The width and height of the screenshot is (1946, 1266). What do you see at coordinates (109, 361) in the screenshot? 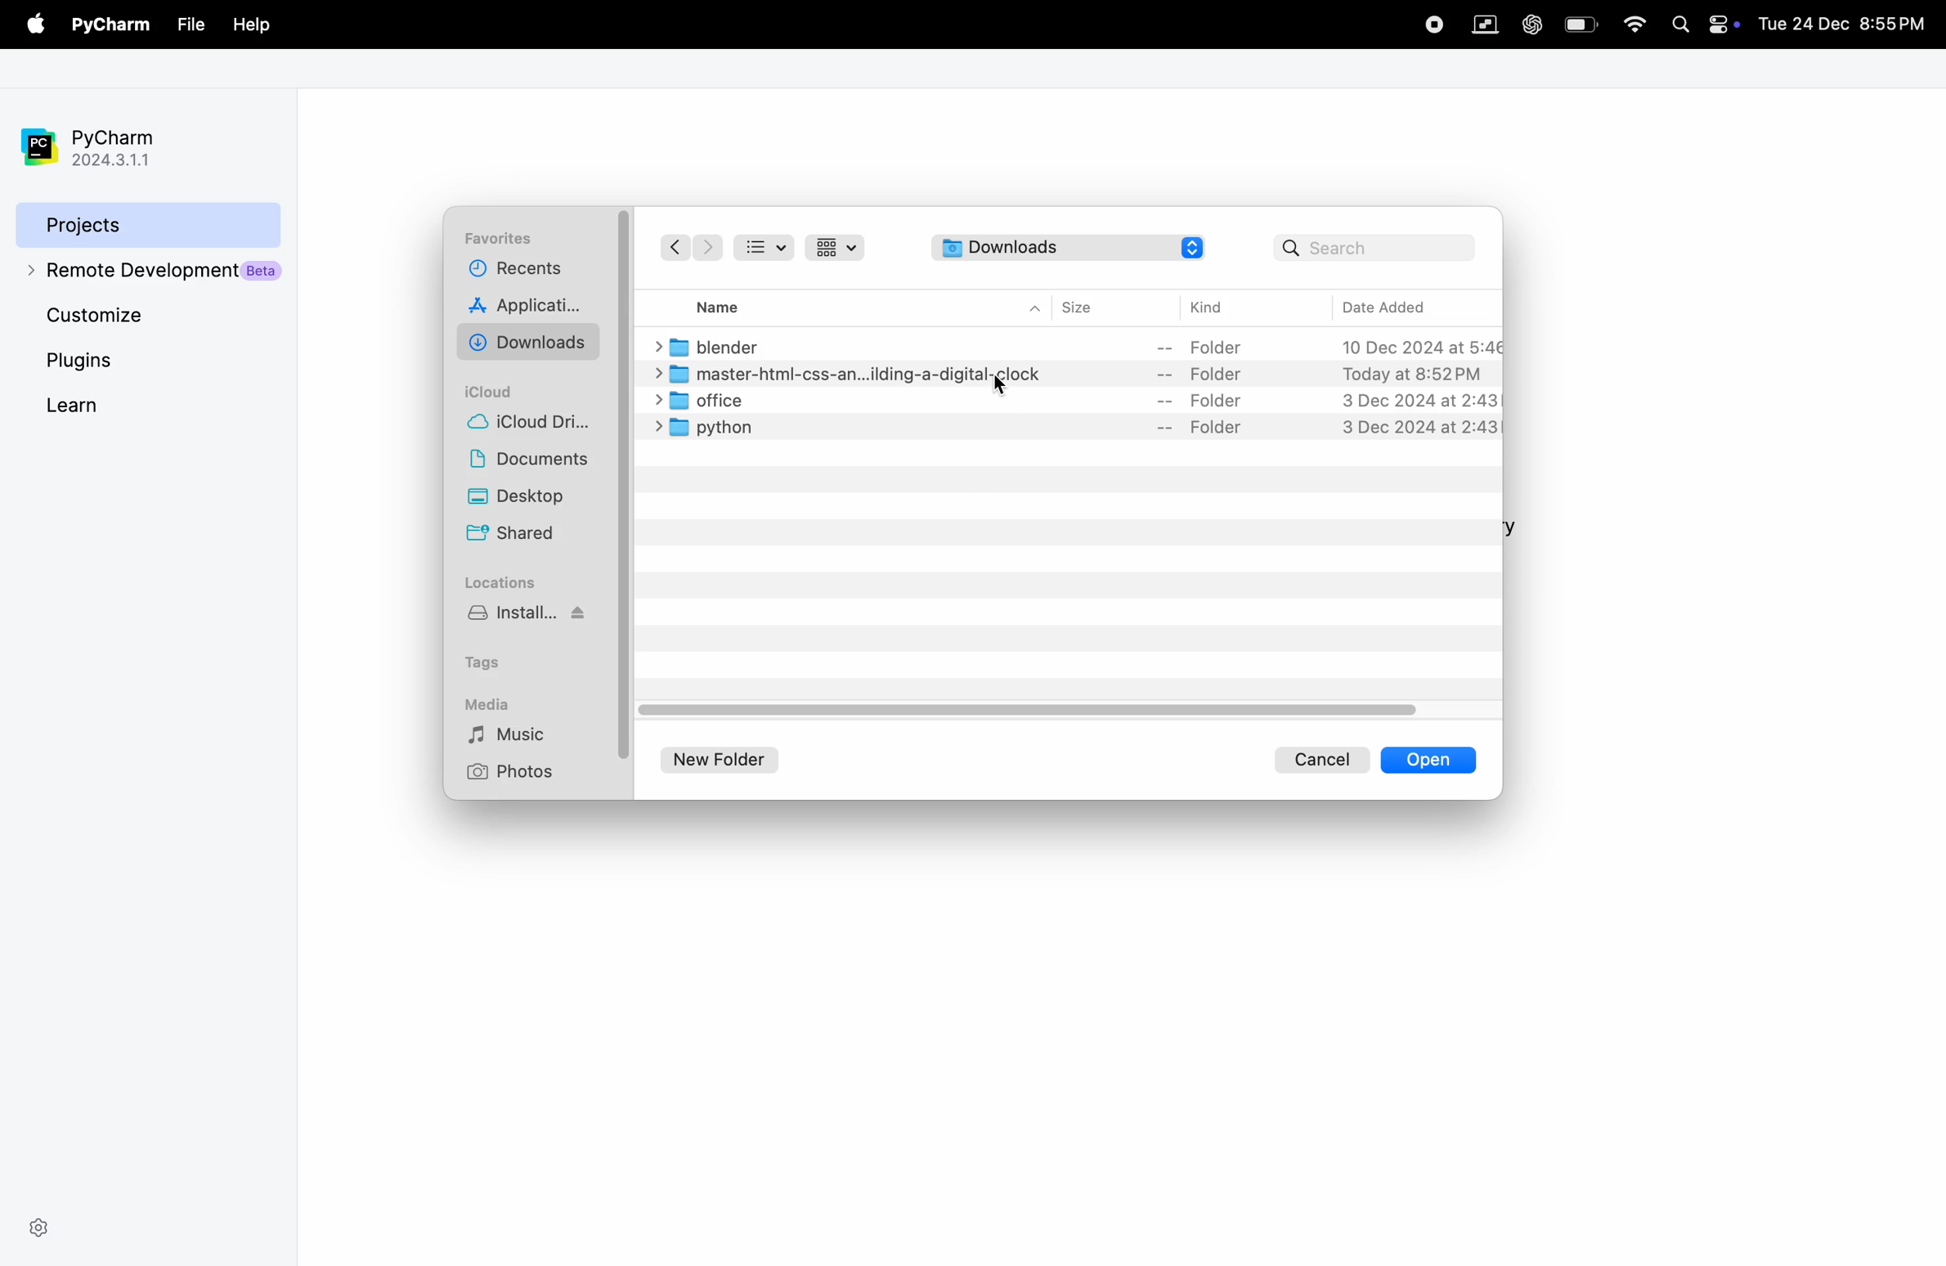
I see `plugins` at bounding box center [109, 361].